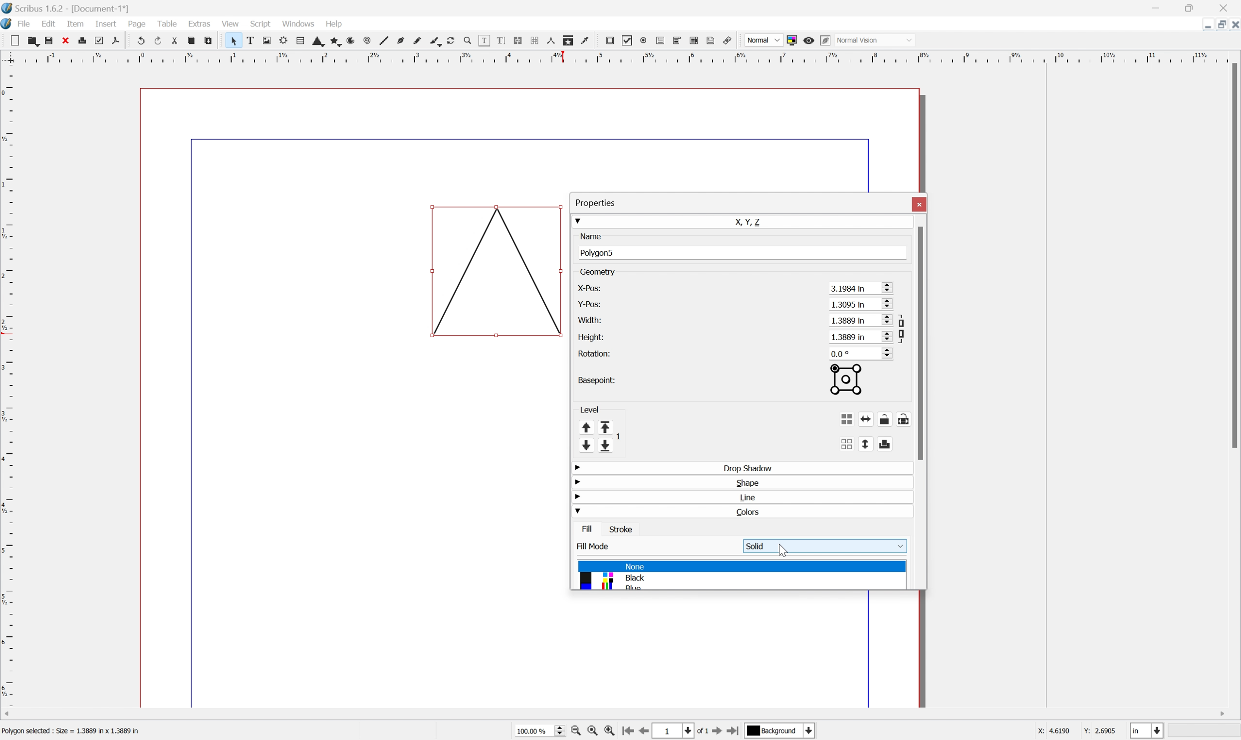 The width and height of the screenshot is (1241, 740). Describe the element at coordinates (1193, 7) in the screenshot. I see `Restore Down` at that location.